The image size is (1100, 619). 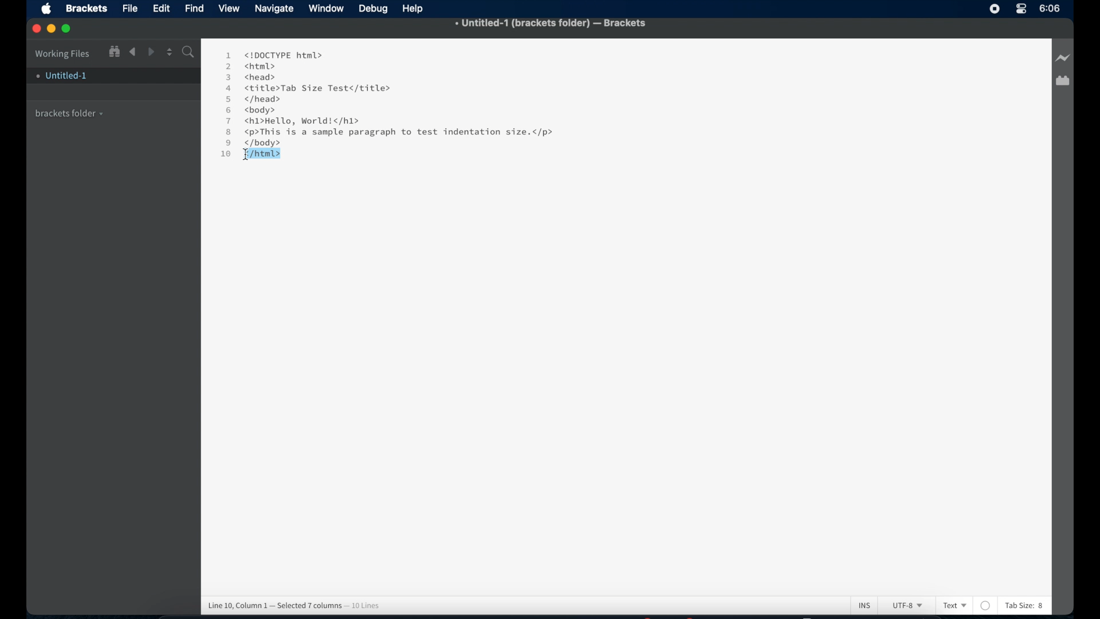 What do you see at coordinates (70, 29) in the screenshot?
I see `Maximize` at bounding box center [70, 29].